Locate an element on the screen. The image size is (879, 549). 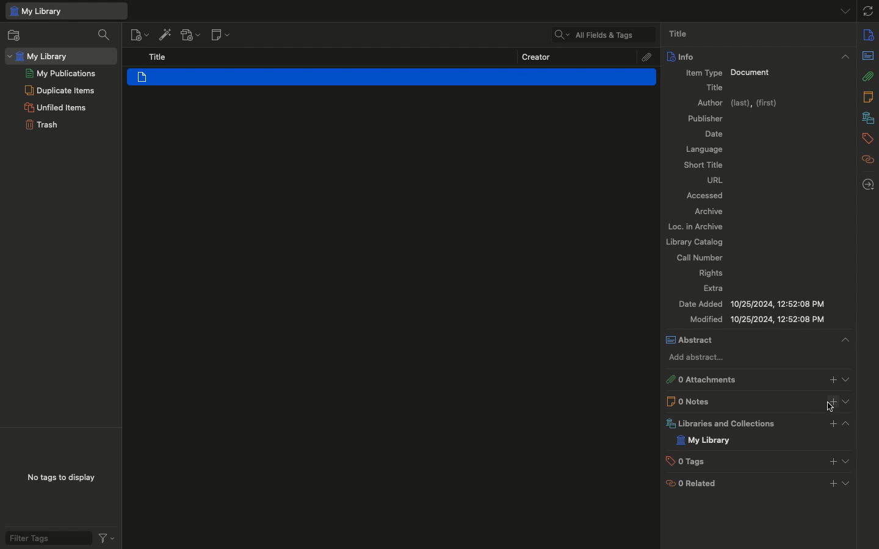
Tags is located at coordinates (869, 139).